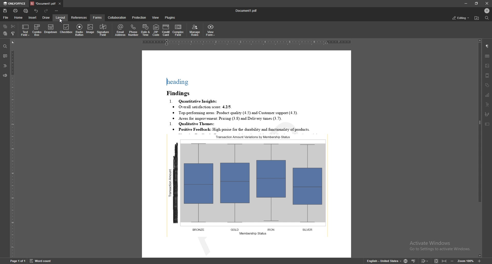  Describe the element at coordinates (479, 261) in the screenshot. I see `zoom in` at that location.